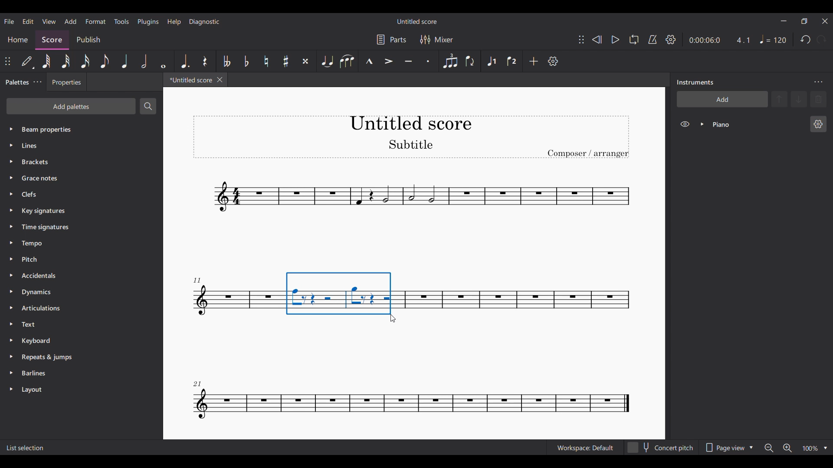  What do you see at coordinates (534, 61) in the screenshot?
I see `Add` at bounding box center [534, 61].